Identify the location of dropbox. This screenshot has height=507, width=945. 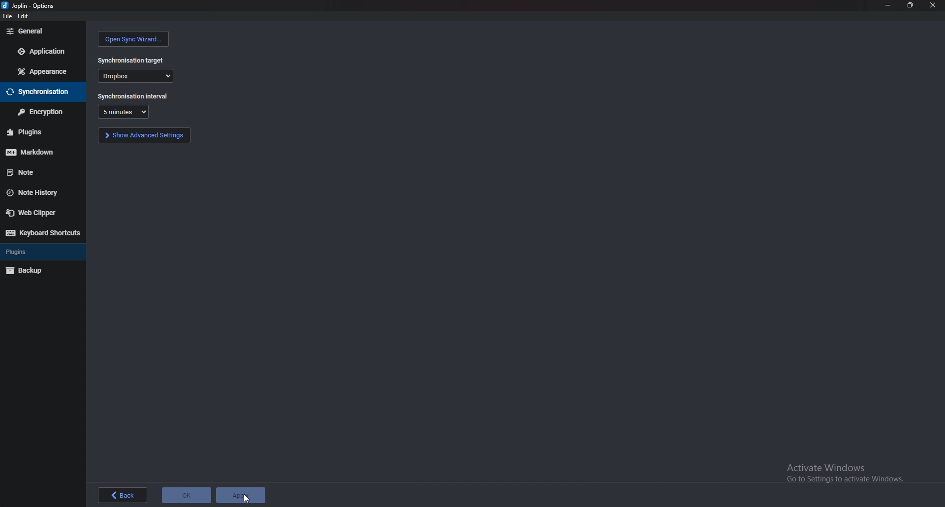
(136, 76).